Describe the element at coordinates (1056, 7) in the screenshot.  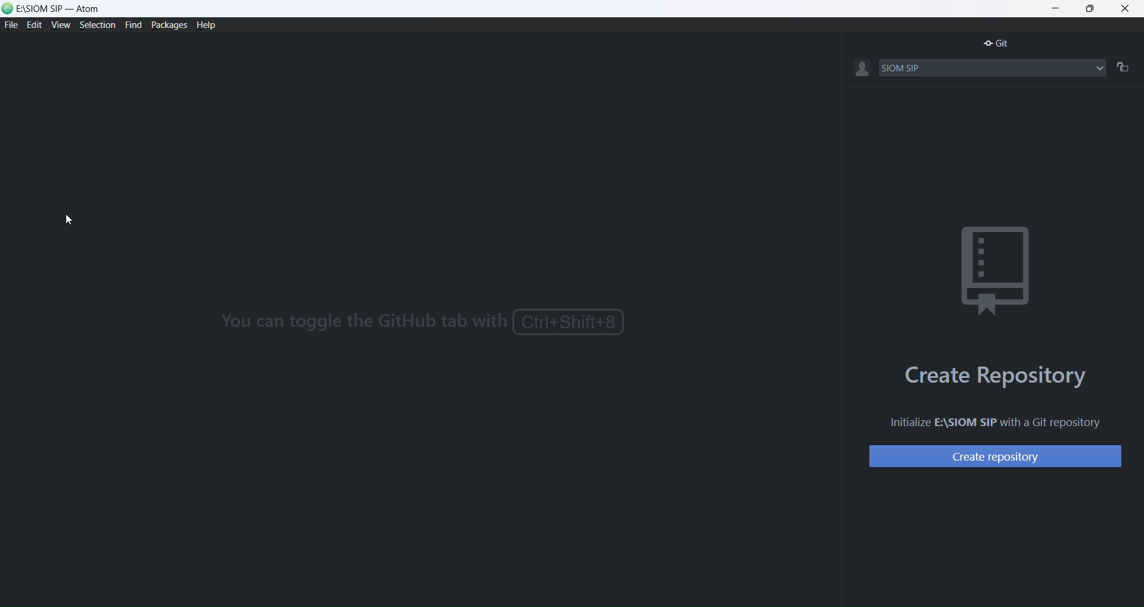
I see `minimize` at that location.